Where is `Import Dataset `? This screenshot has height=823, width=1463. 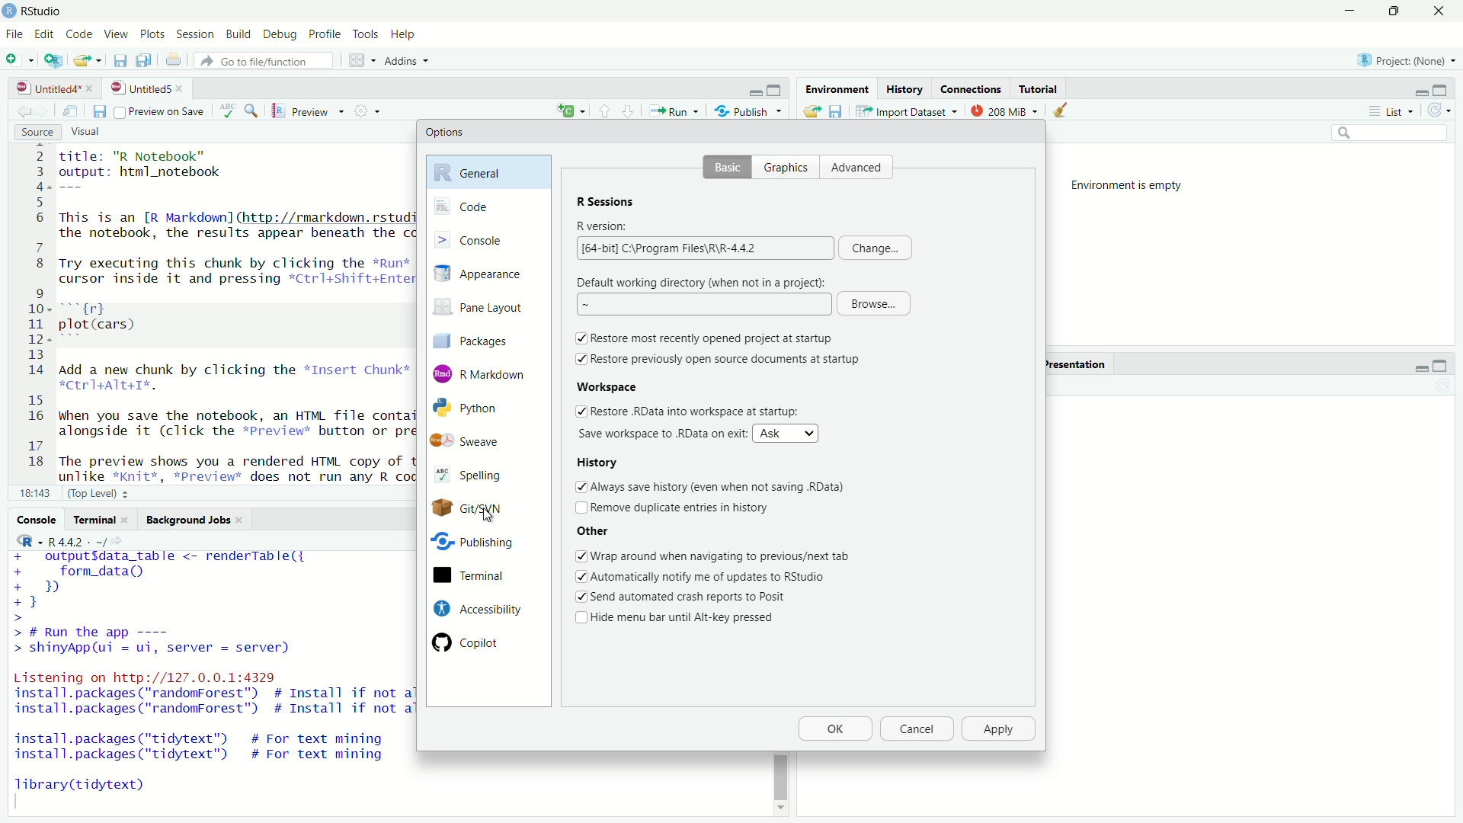
Import Dataset  is located at coordinates (908, 110).